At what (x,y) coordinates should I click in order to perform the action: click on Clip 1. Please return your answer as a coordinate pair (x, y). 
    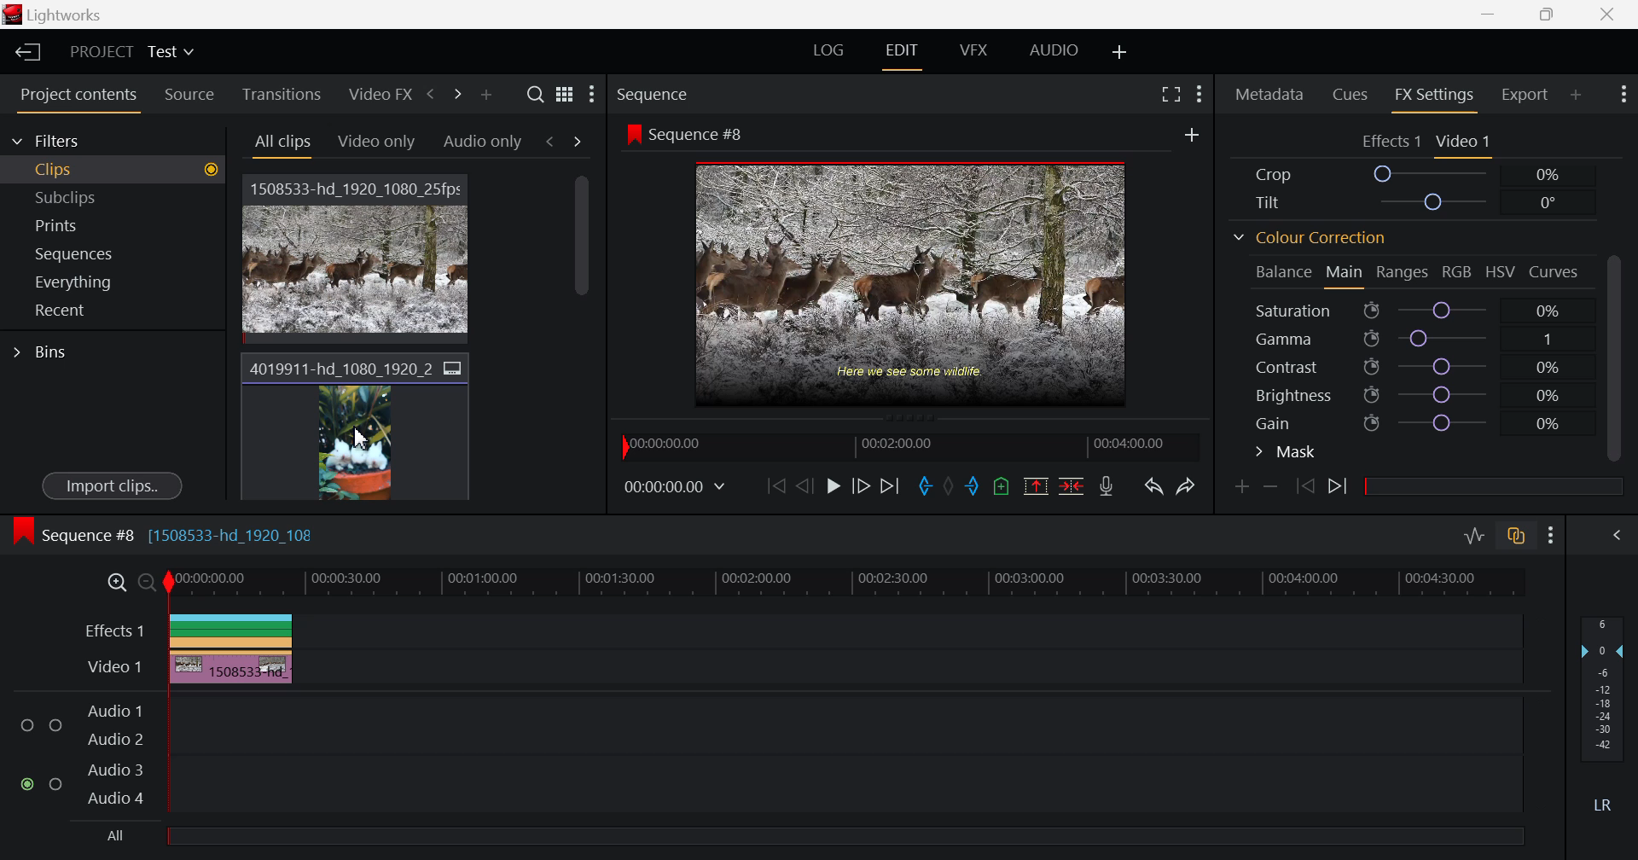
    Looking at the image, I should click on (362, 254).